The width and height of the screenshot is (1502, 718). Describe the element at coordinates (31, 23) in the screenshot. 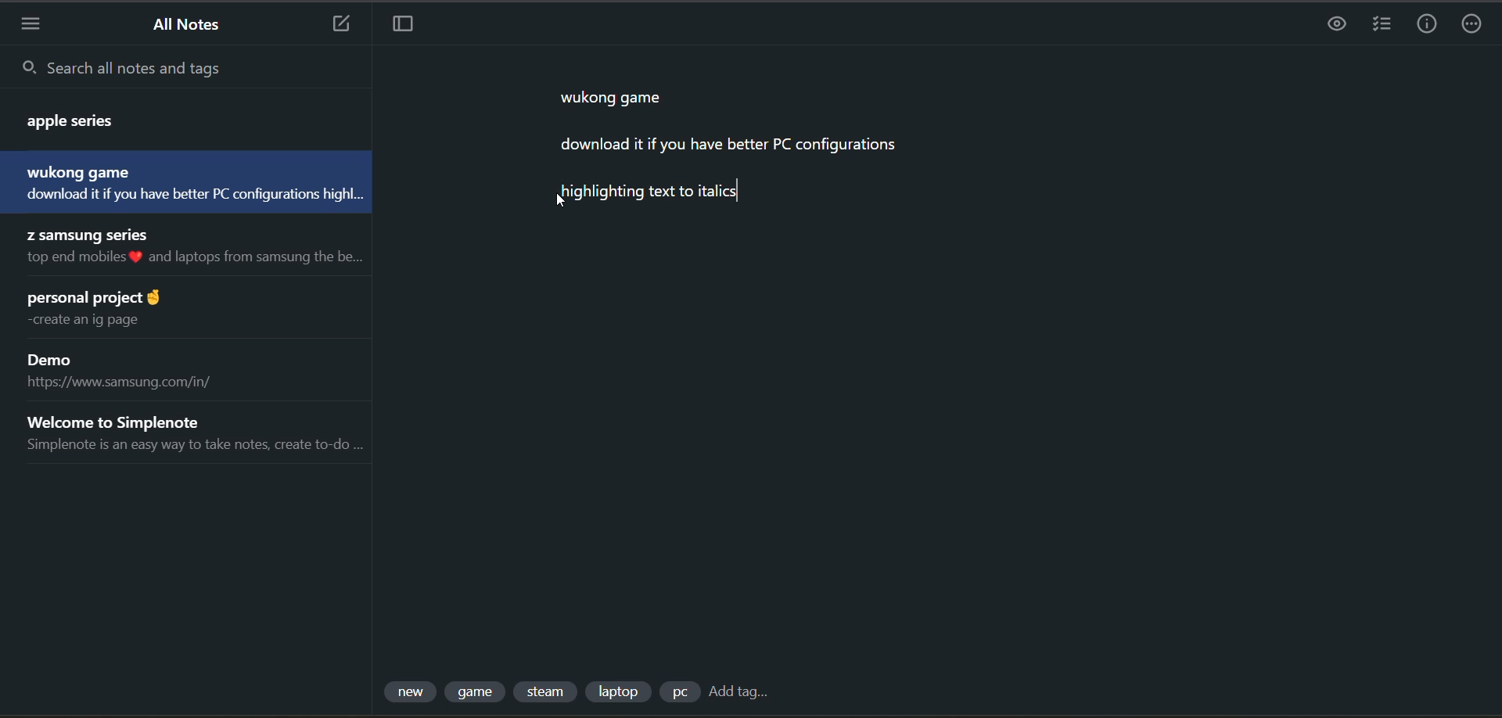

I see `menu` at that location.